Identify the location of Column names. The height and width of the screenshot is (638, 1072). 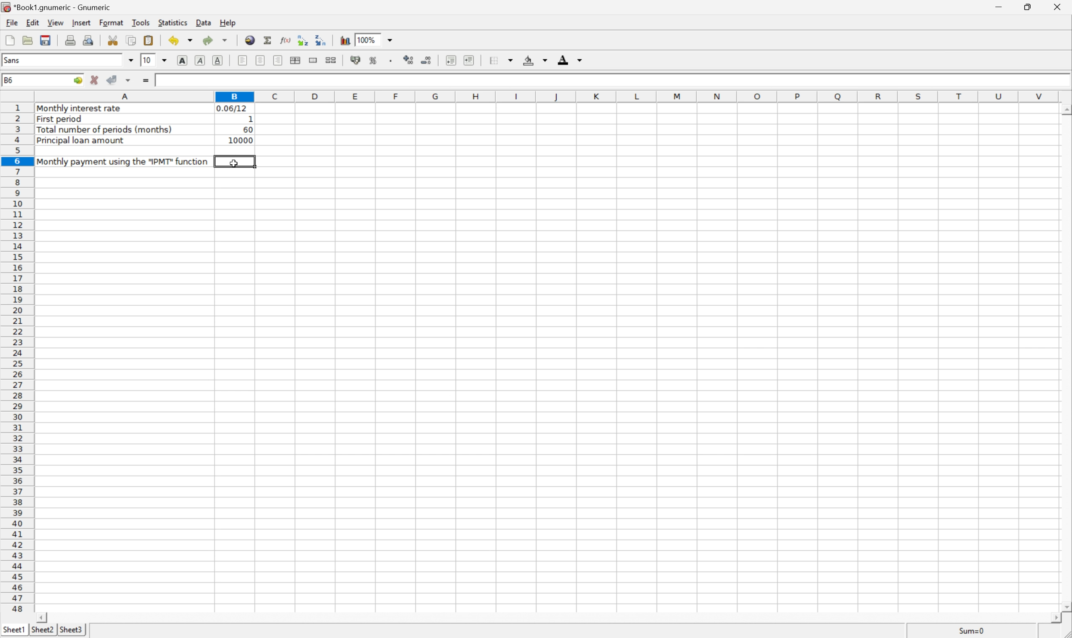
(546, 98).